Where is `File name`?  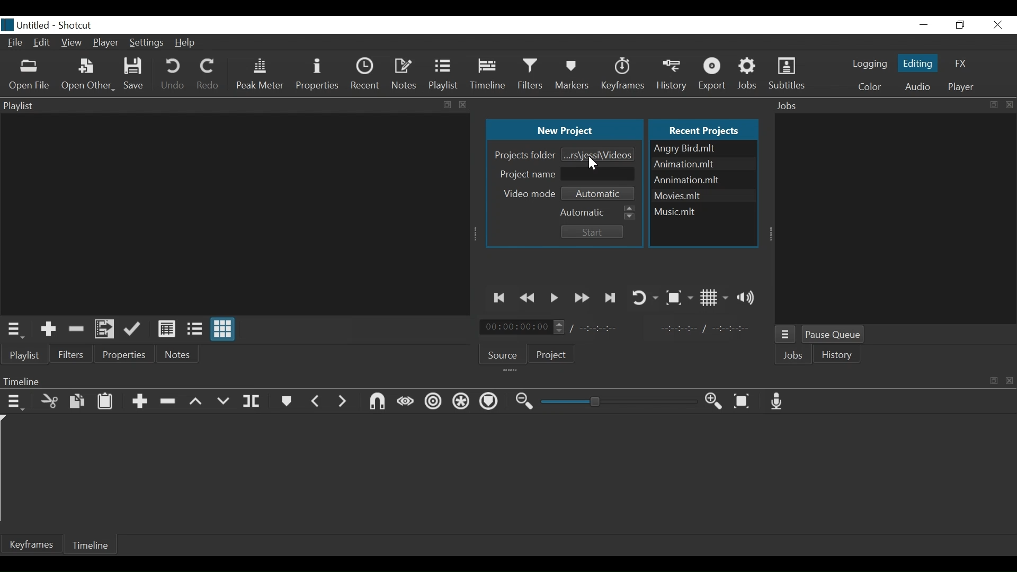 File name is located at coordinates (26, 25).